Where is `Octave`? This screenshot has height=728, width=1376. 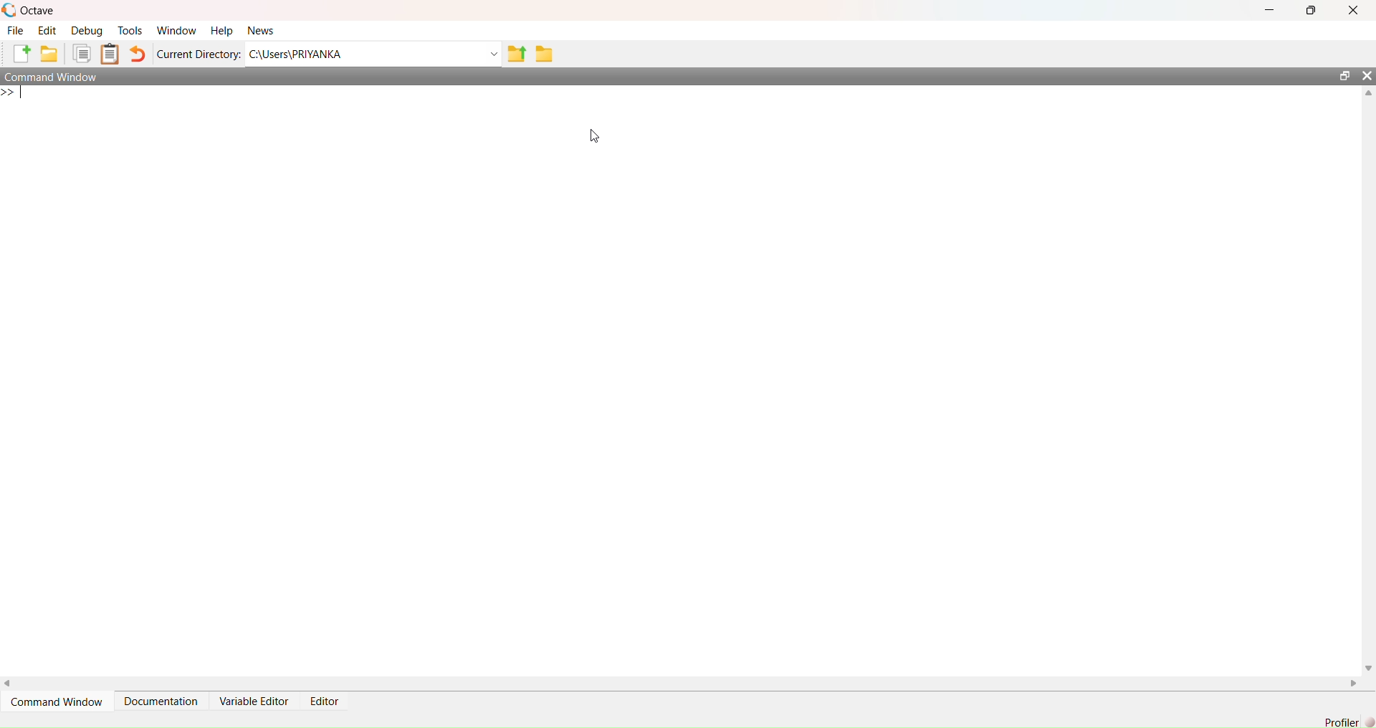 Octave is located at coordinates (39, 11).